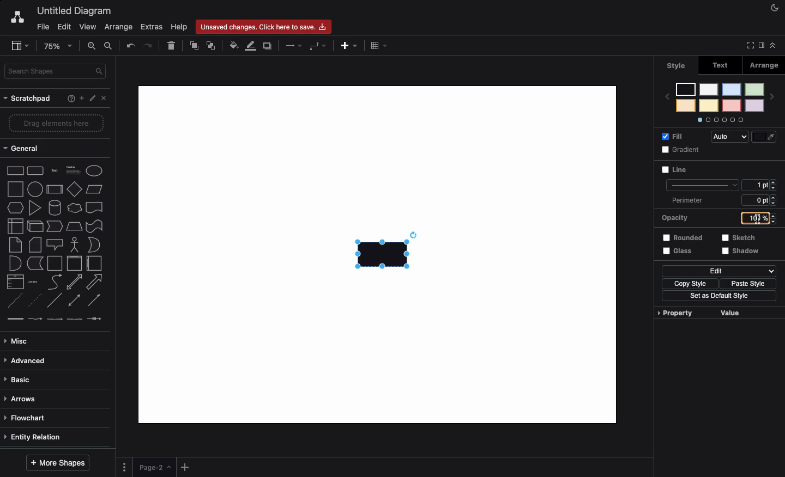 The image size is (785, 477). I want to click on 100%, so click(760, 219).